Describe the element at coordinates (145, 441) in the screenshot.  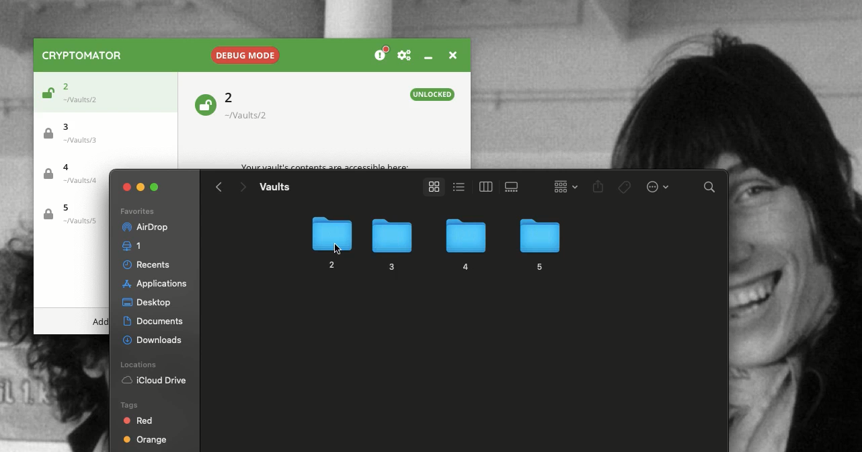
I see `Orange` at that location.